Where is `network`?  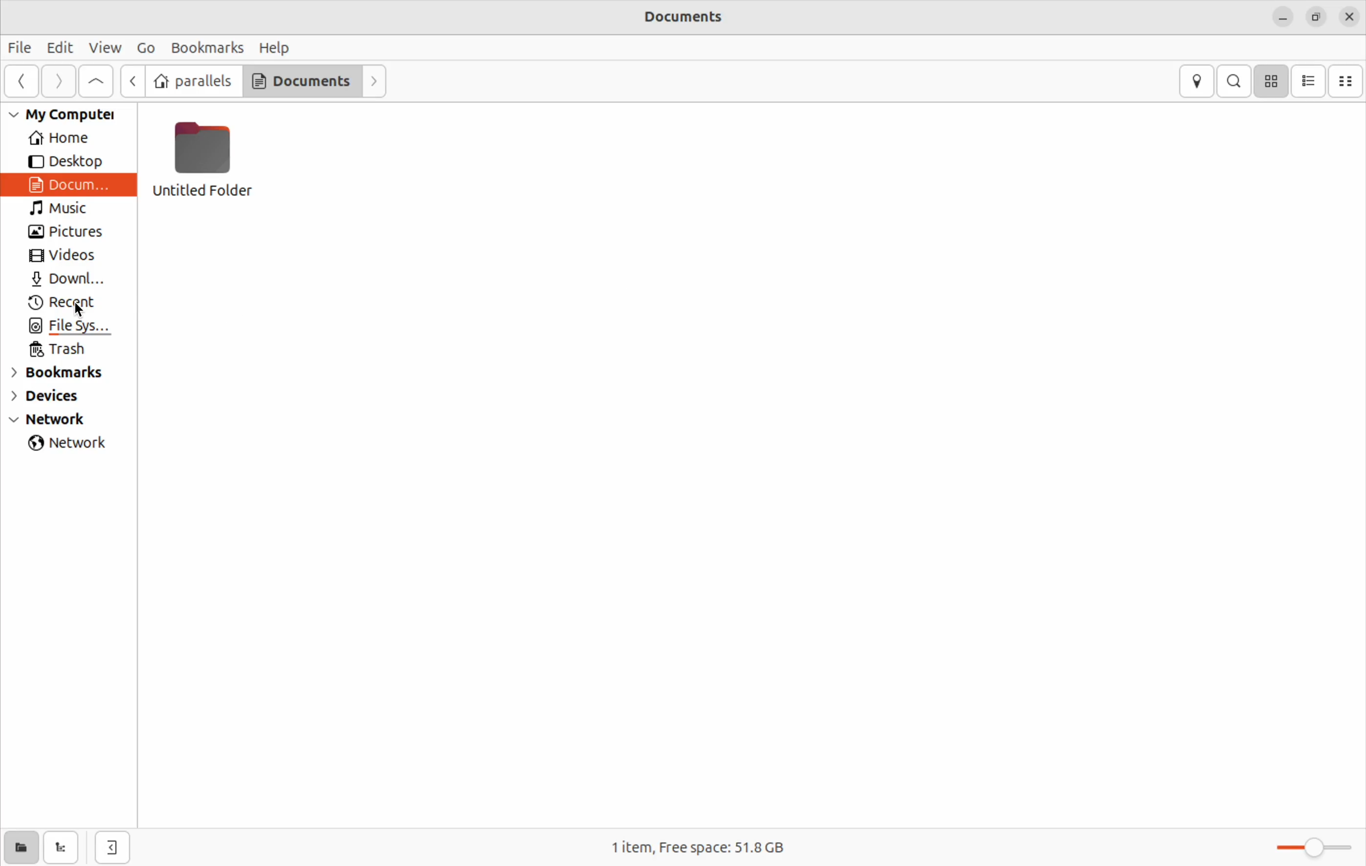 network is located at coordinates (69, 420).